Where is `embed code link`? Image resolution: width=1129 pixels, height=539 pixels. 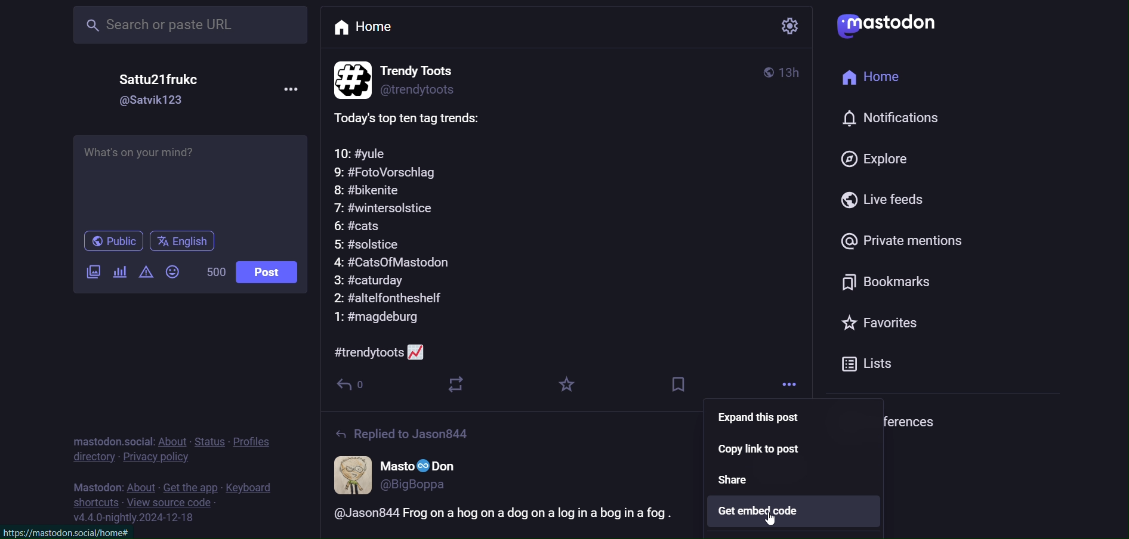 embed code link is located at coordinates (71, 531).